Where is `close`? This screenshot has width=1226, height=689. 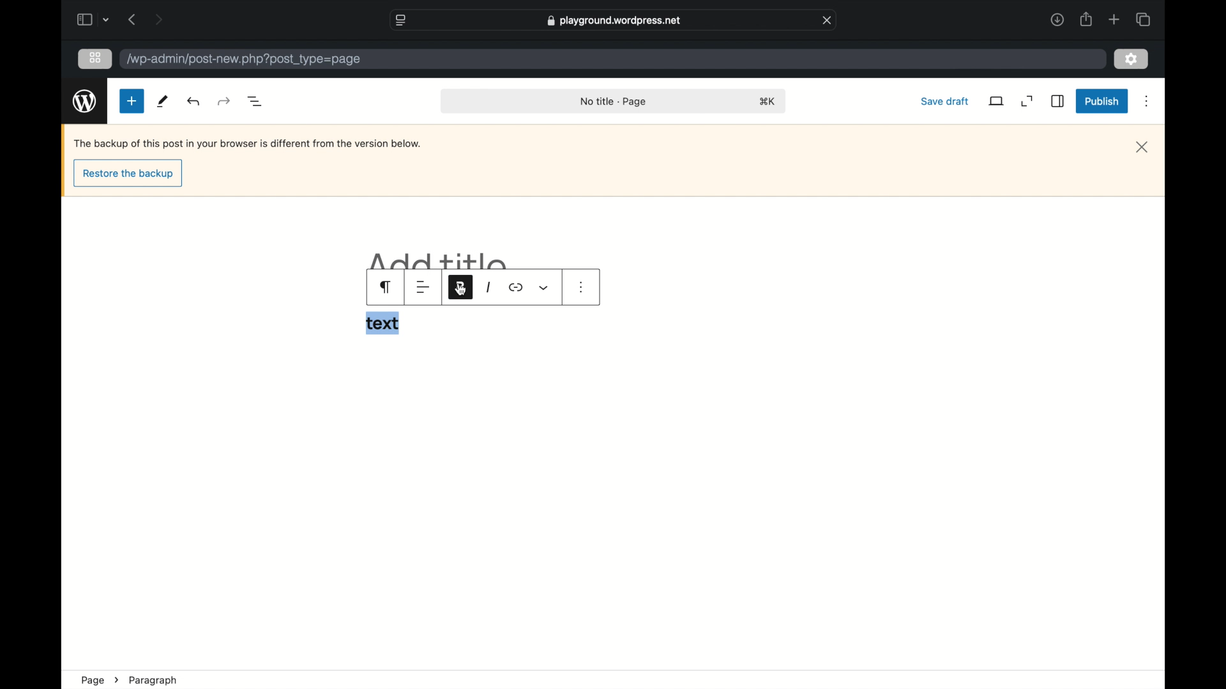
close is located at coordinates (1142, 147).